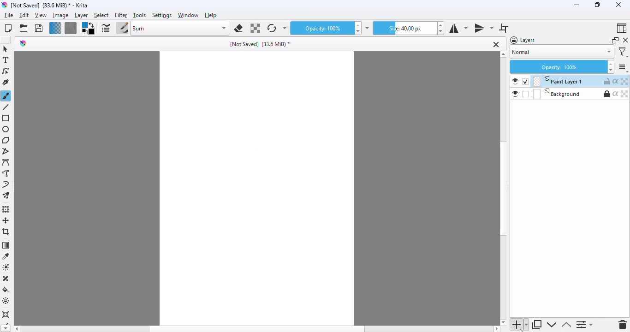 The image size is (630, 332). Describe the element at coordinates (4, 5) in the screenshot. I see `logo` at that location.